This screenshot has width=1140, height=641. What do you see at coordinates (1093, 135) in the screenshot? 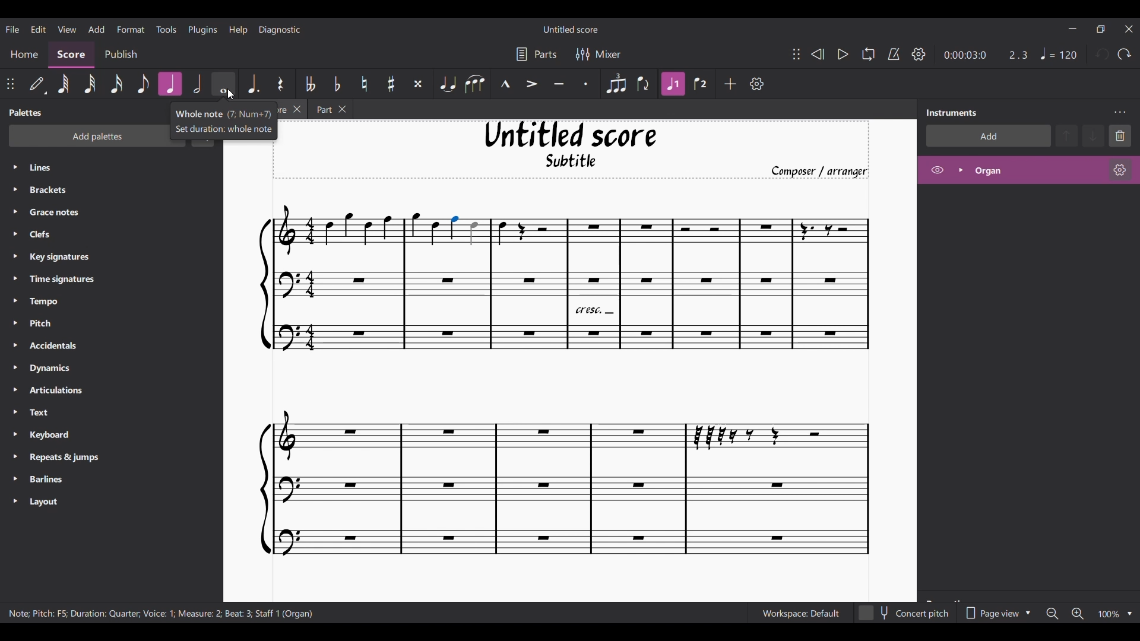
I see `Move selection down` at bounding box center [1093, 135].